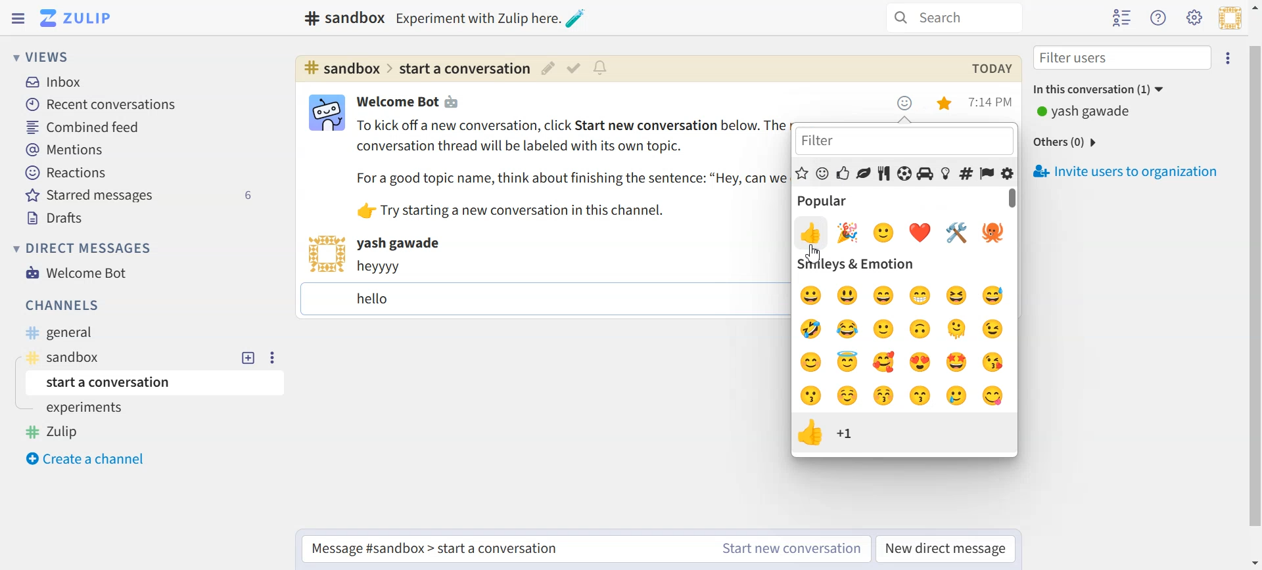 This screenshot has height=570, width=1262. Describe the element at coordinates (1121, 18) in the screenshot. I see `Hide user list` at that location.